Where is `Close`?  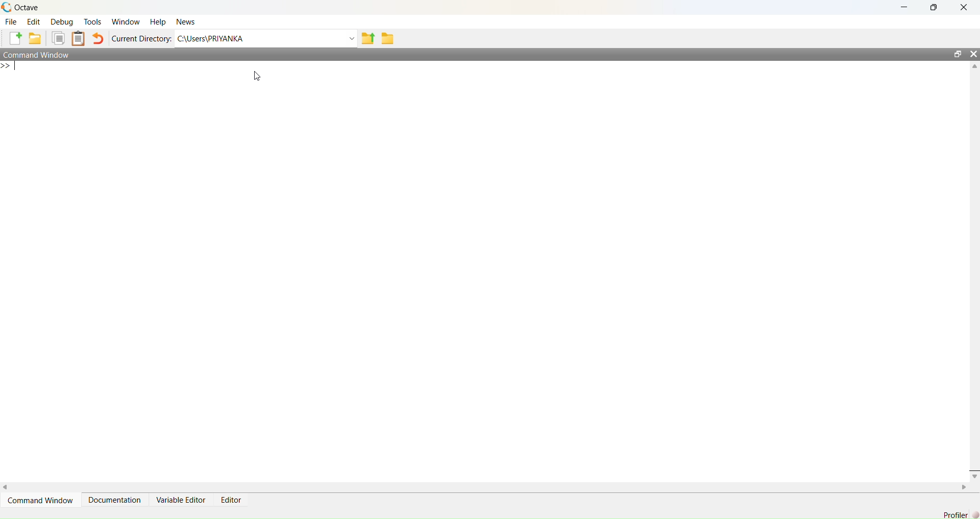 Close is located at coordinates (974, 54).